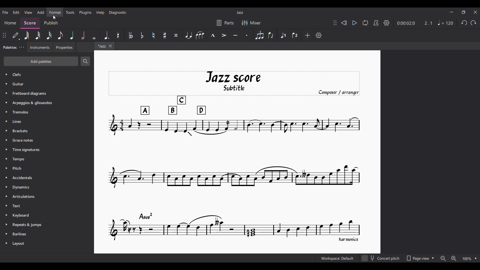  What do you see at coordinates (464, 23) in the screenshot?
I see `Undo` at bounding box center [464, 23].